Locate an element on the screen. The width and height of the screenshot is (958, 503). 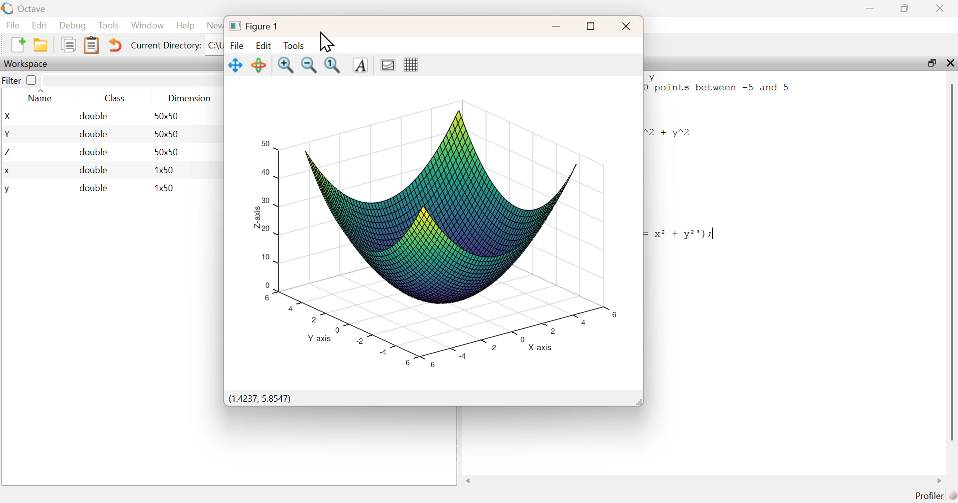
File is located at coordinates (13, 24).